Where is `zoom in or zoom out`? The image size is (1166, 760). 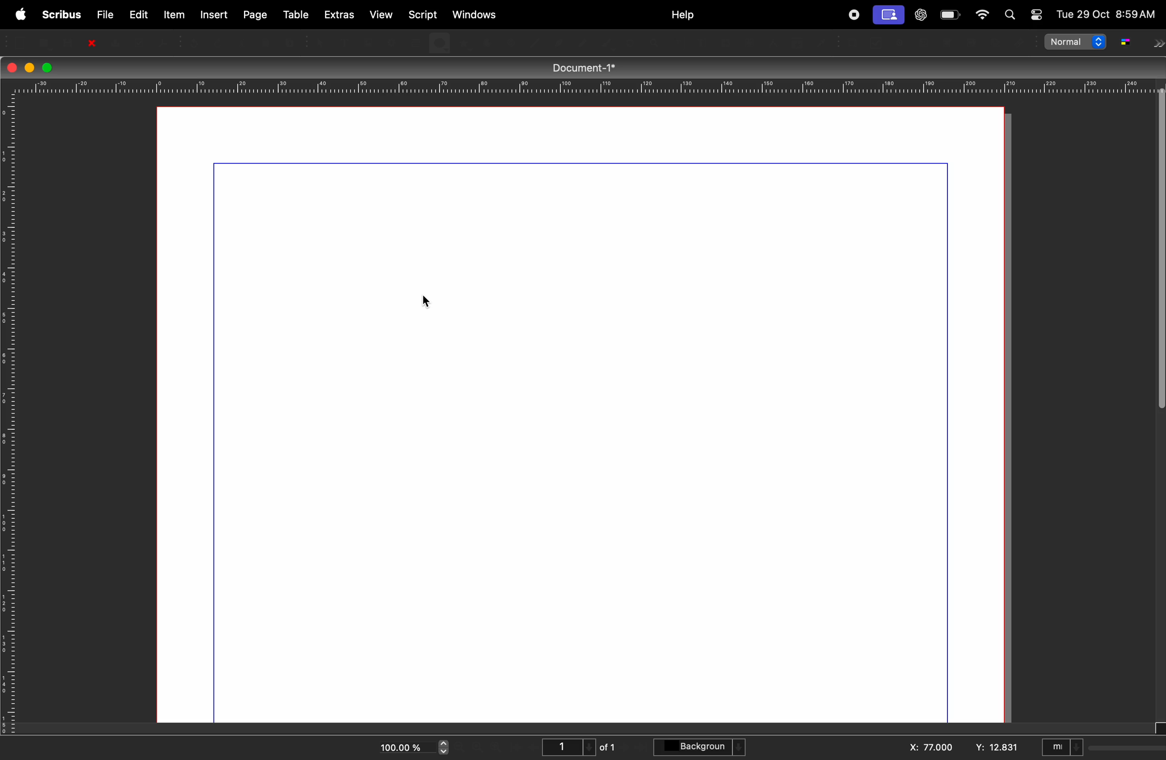 zoom in or zoom out is located at coordinates (655, 43).